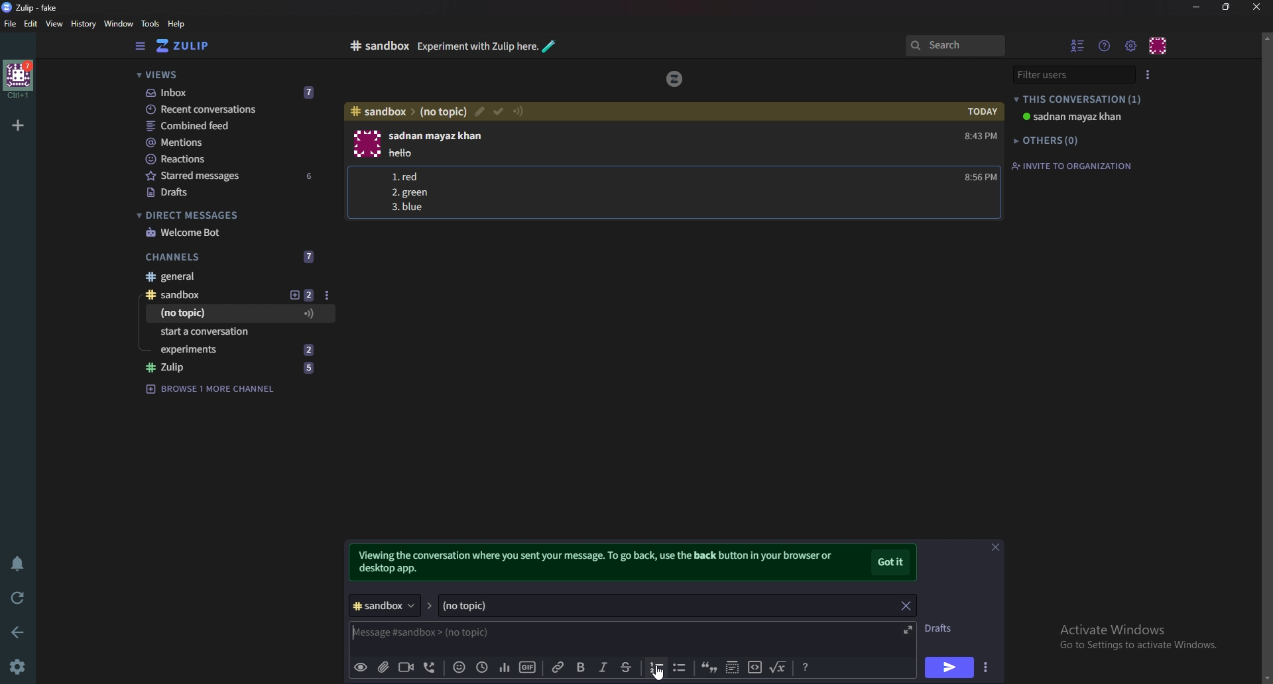  What do you see at coordinates (502, 667) in the screenshot?
I see `poll` at bounding box center [502, 667].